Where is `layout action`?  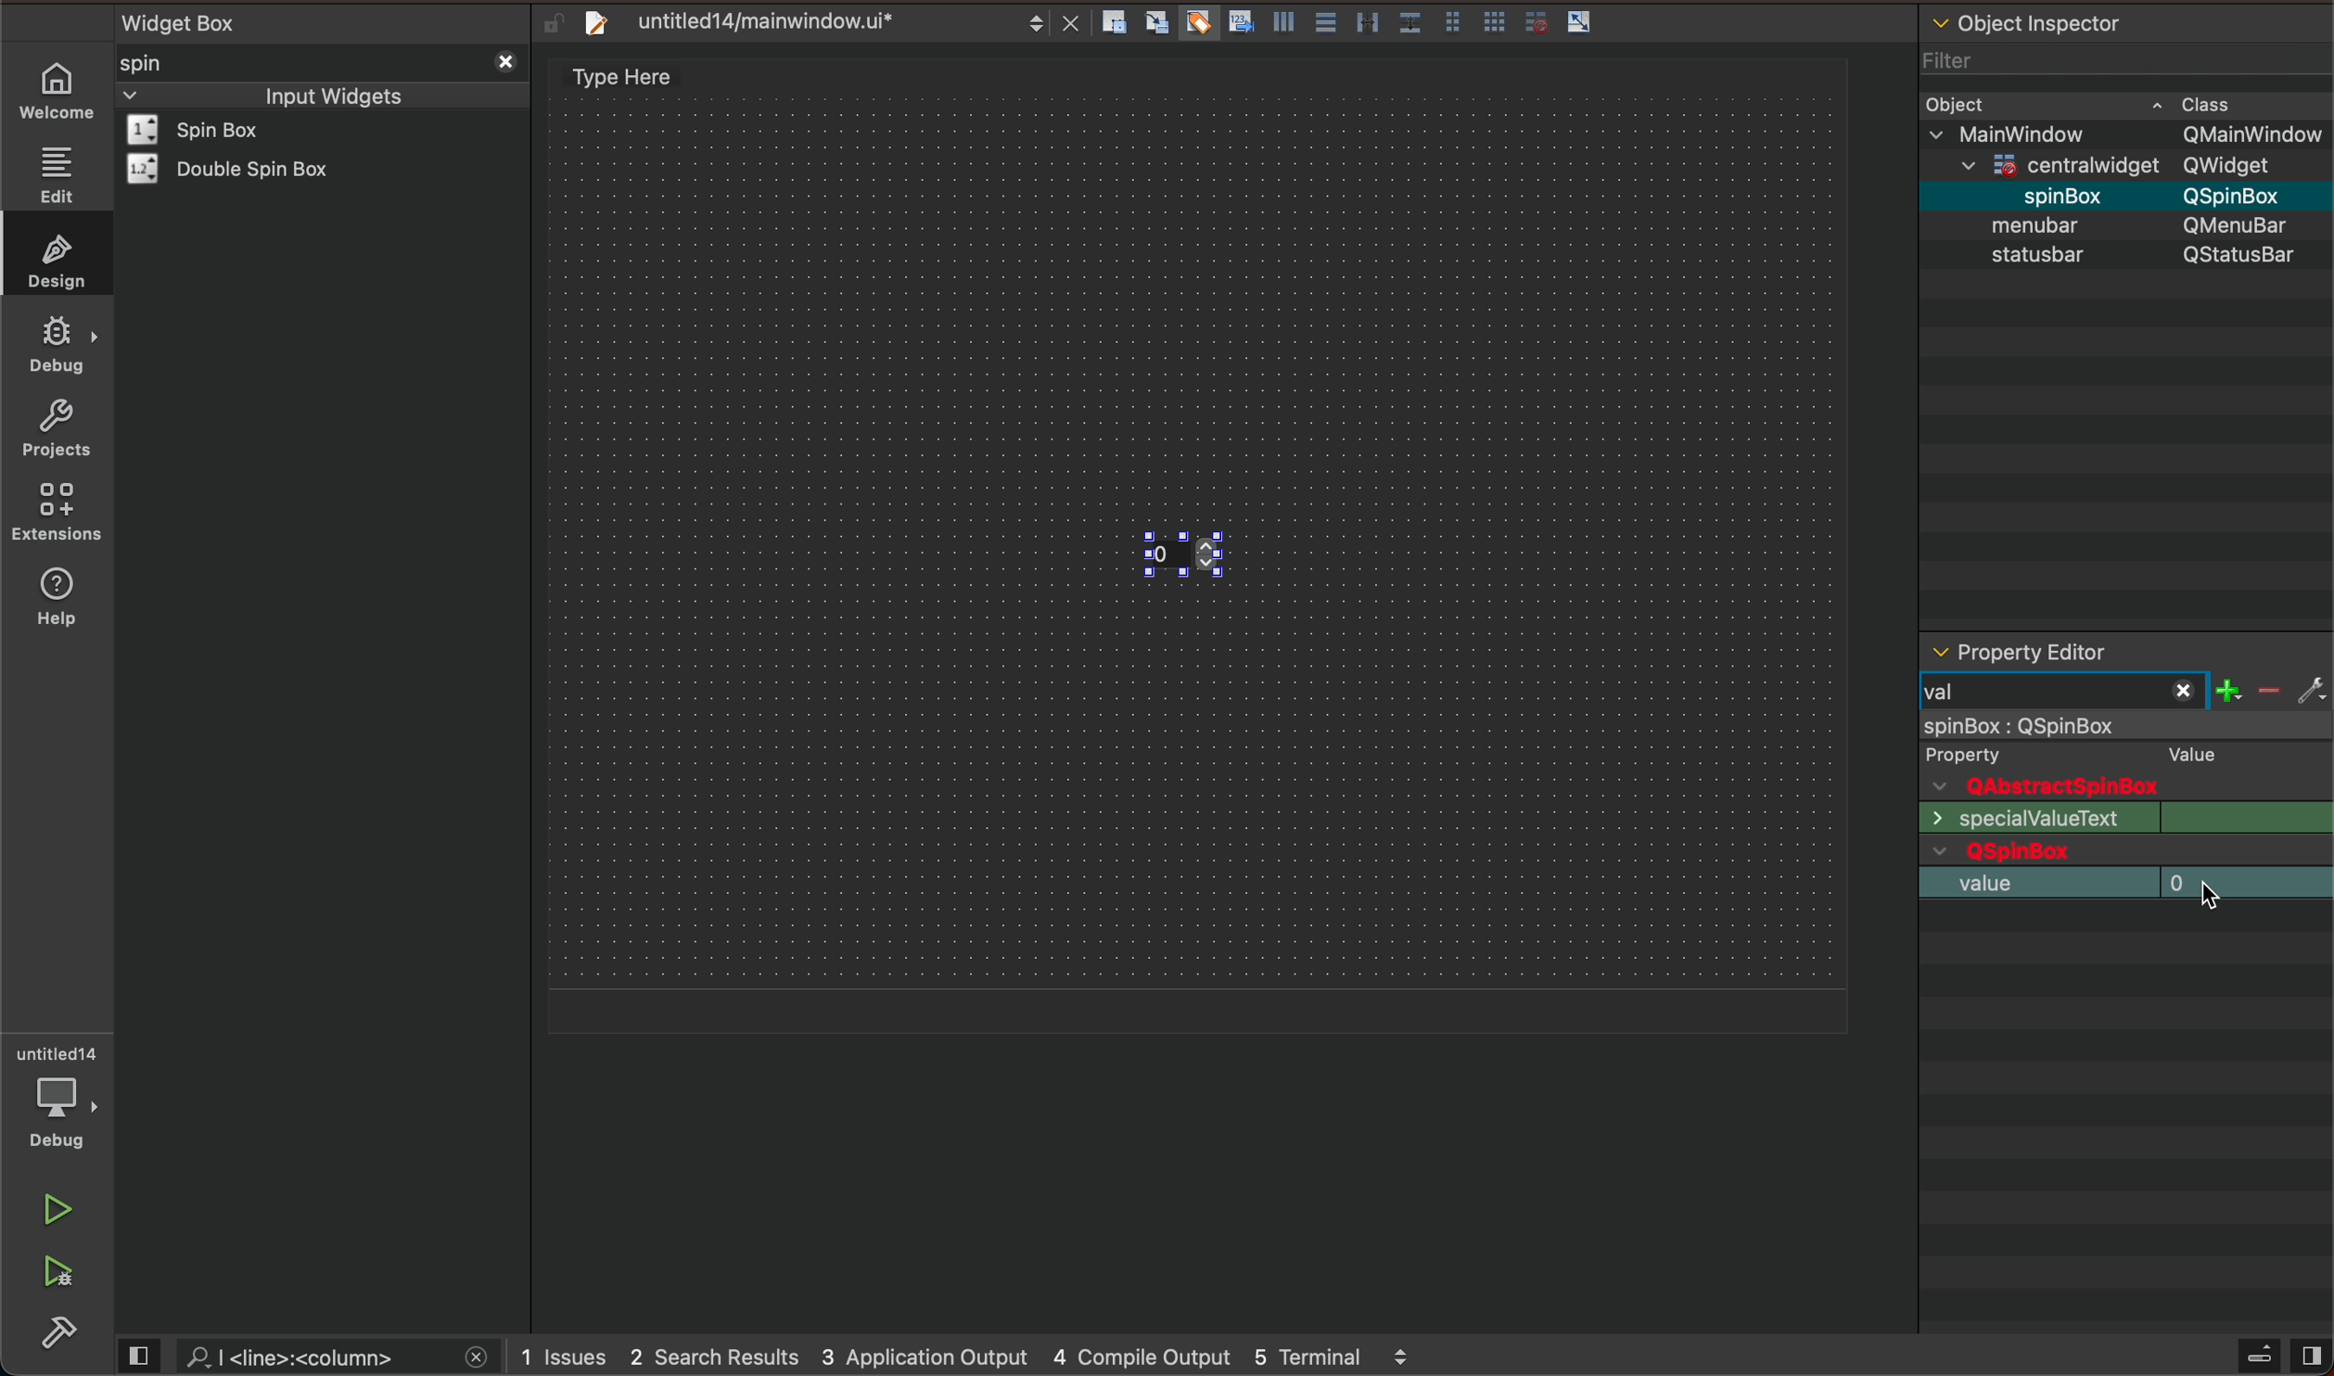
layout action is located at coordinates (1354, 19).